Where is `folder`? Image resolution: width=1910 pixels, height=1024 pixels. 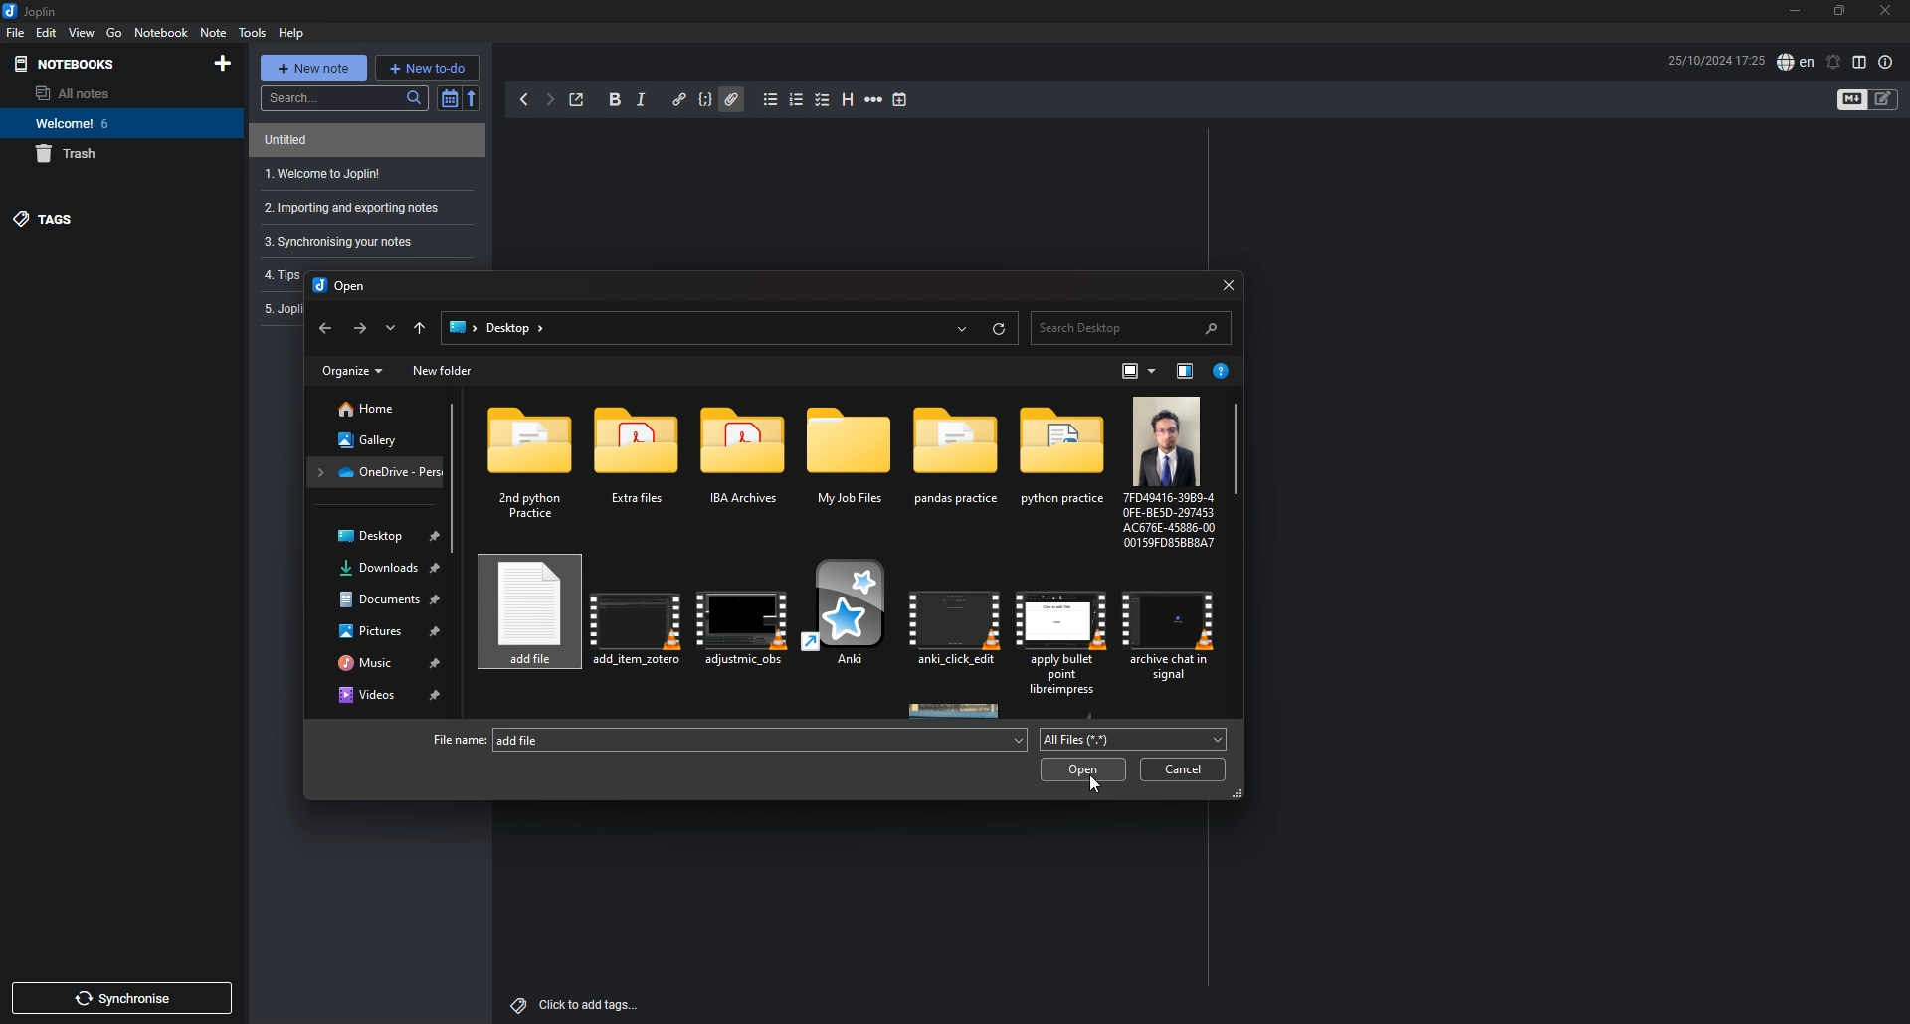 folder is located at coordinates (1059, 466).